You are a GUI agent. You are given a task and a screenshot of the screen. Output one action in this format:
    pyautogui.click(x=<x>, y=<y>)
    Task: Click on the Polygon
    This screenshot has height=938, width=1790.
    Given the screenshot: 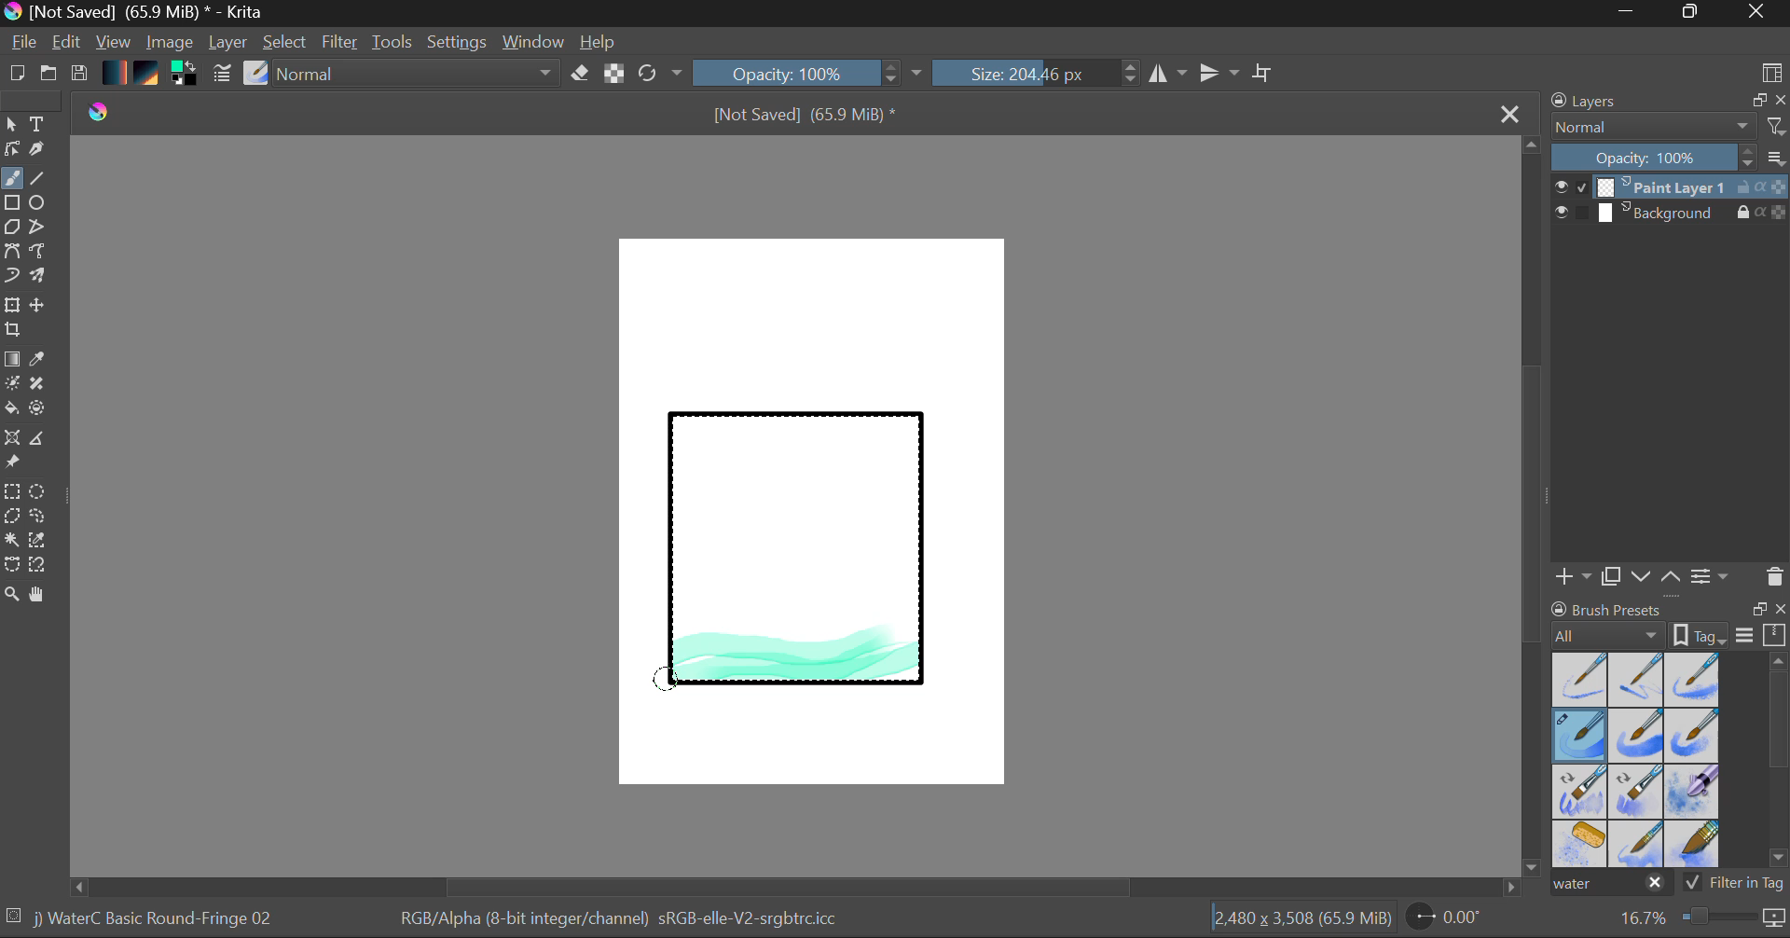 What is the action you would take?
    pyautogui.click(x=11, y=228)
    